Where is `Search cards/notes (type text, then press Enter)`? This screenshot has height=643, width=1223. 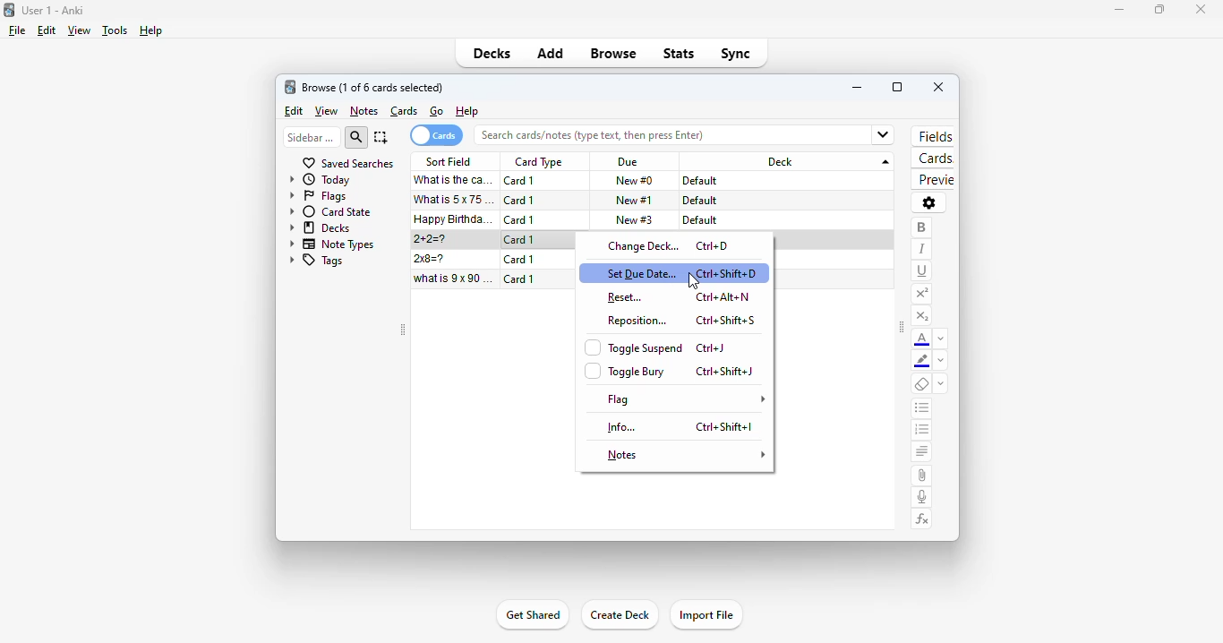
Search cards/notes (type text, then press Enter) is located at coordinates (691, 136).